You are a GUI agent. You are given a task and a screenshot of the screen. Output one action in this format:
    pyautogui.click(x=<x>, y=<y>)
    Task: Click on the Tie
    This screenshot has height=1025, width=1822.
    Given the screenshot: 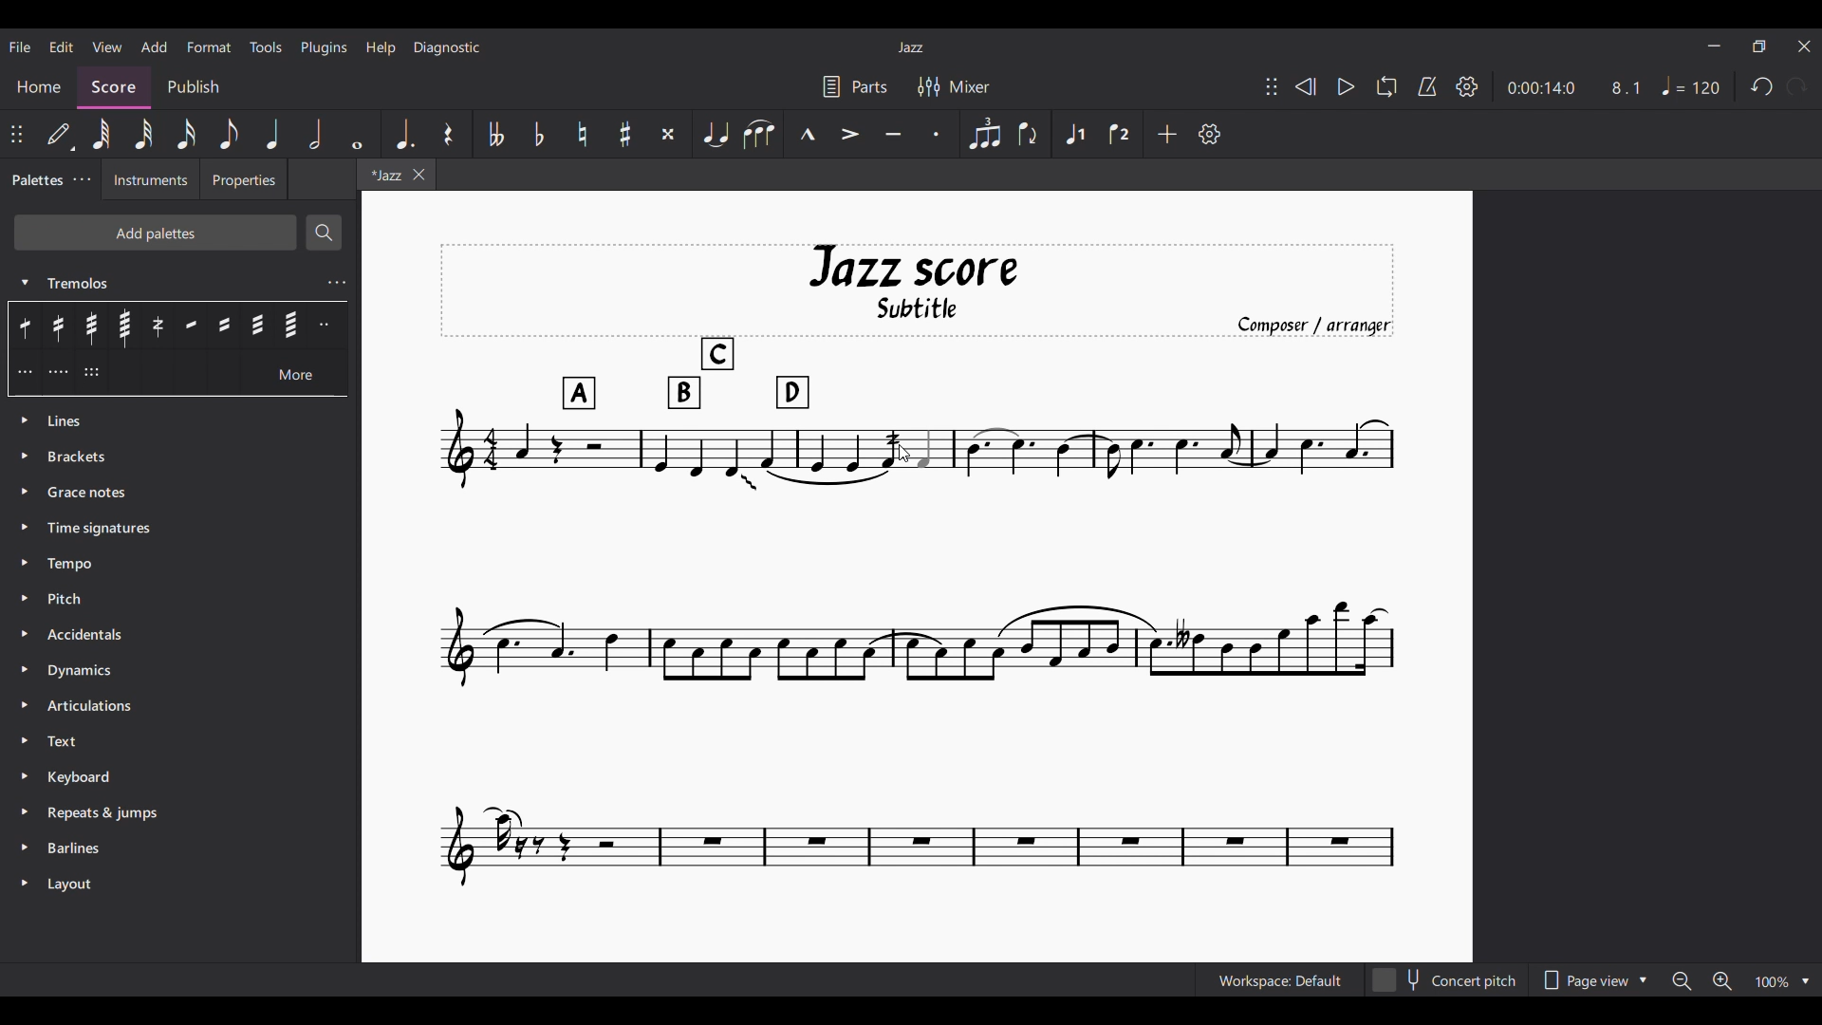 What is the action you would take?
    pyautogui.click(x=716, y=133)
    